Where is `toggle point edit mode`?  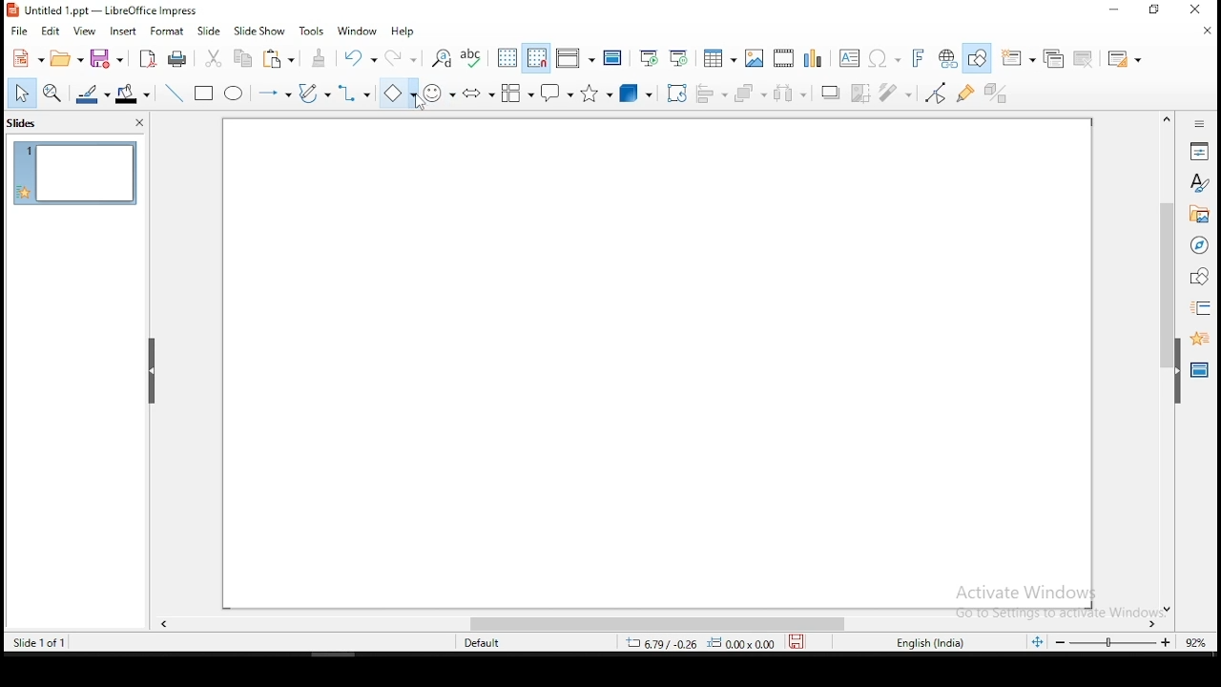
toggle point edit mode is located at coordinates (937, 93).